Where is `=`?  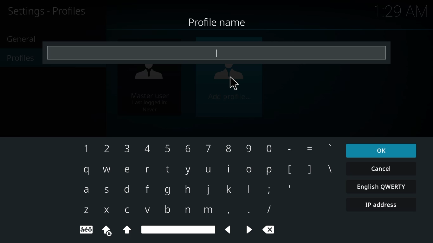
= is located at coordinates (310, 149).